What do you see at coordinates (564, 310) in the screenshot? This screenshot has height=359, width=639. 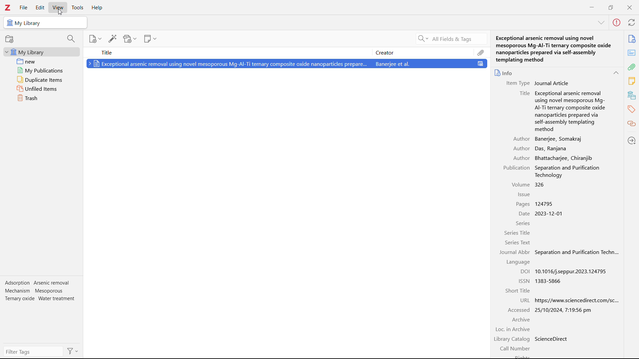 I see `25/10/2024, 7:19:56 pm` at bounding box center [564, 310].